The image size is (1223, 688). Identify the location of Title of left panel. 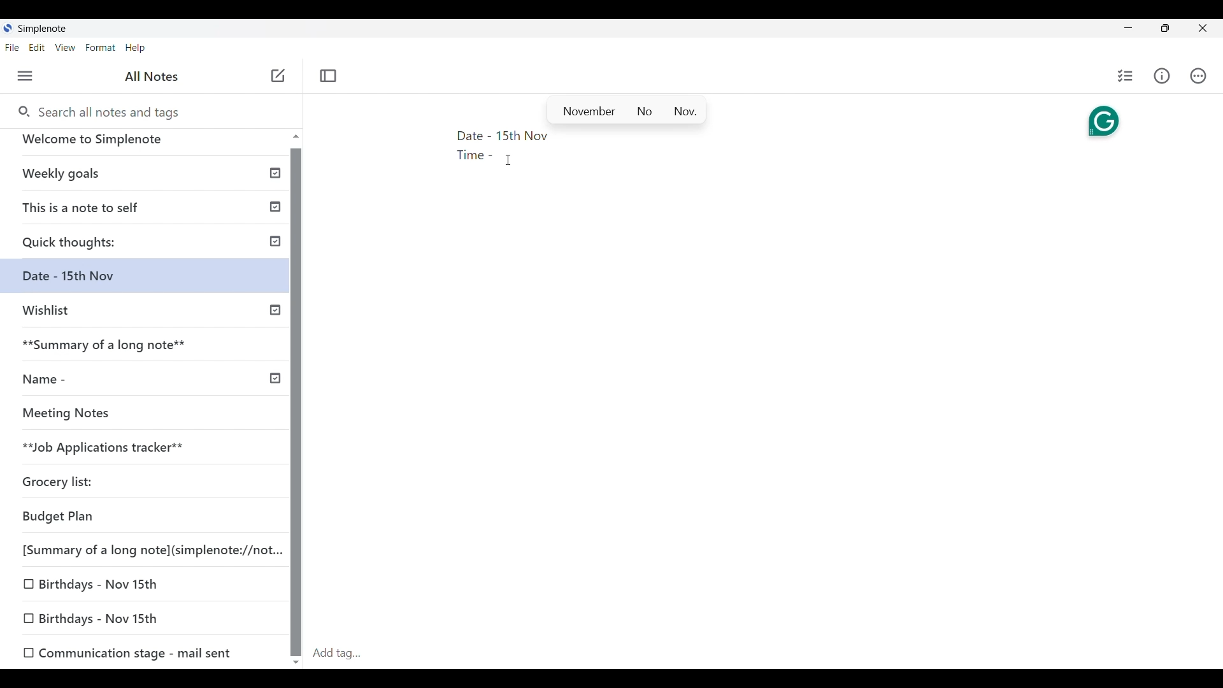
(152, 76).